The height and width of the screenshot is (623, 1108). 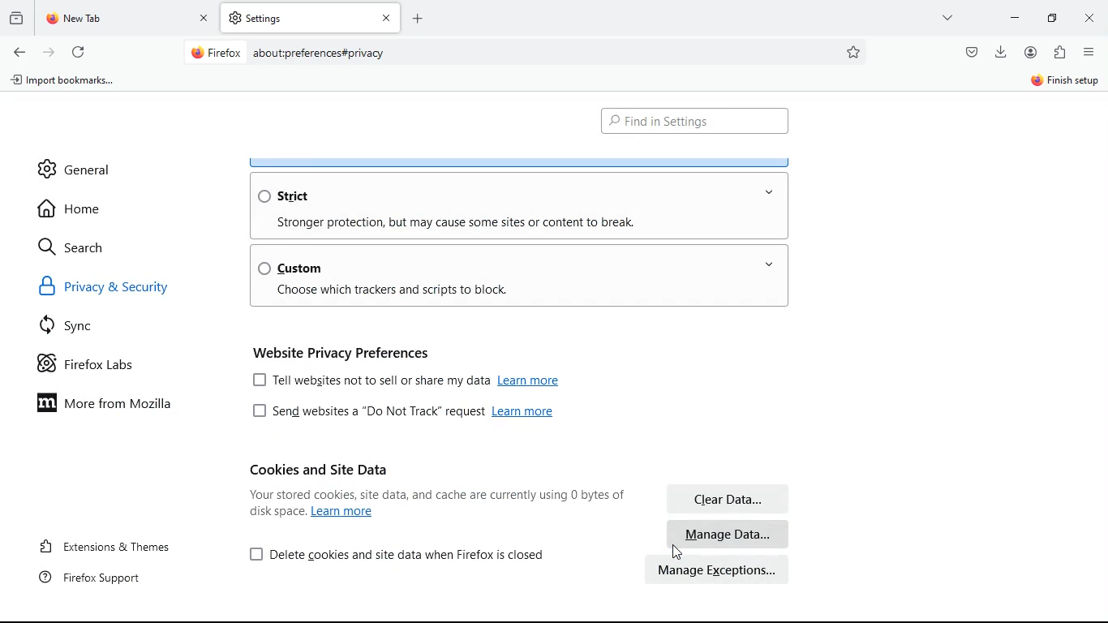 What do you see at coordinates (217, 52) in the screenshot?
I see `Firefox` at bounding box center [217, 52].